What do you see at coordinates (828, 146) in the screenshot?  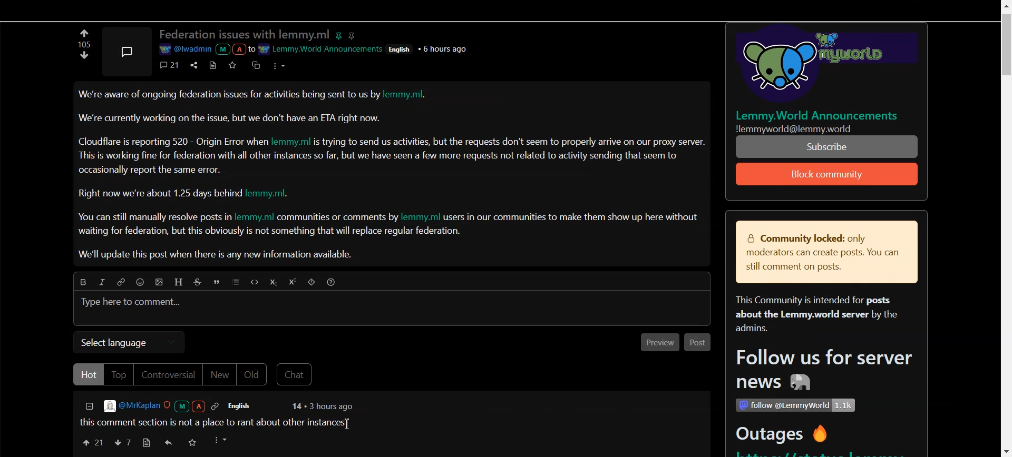 I see `properly arrive on our proxy server.
PE TEI SON TE WT` at bounding box center [828, 146].